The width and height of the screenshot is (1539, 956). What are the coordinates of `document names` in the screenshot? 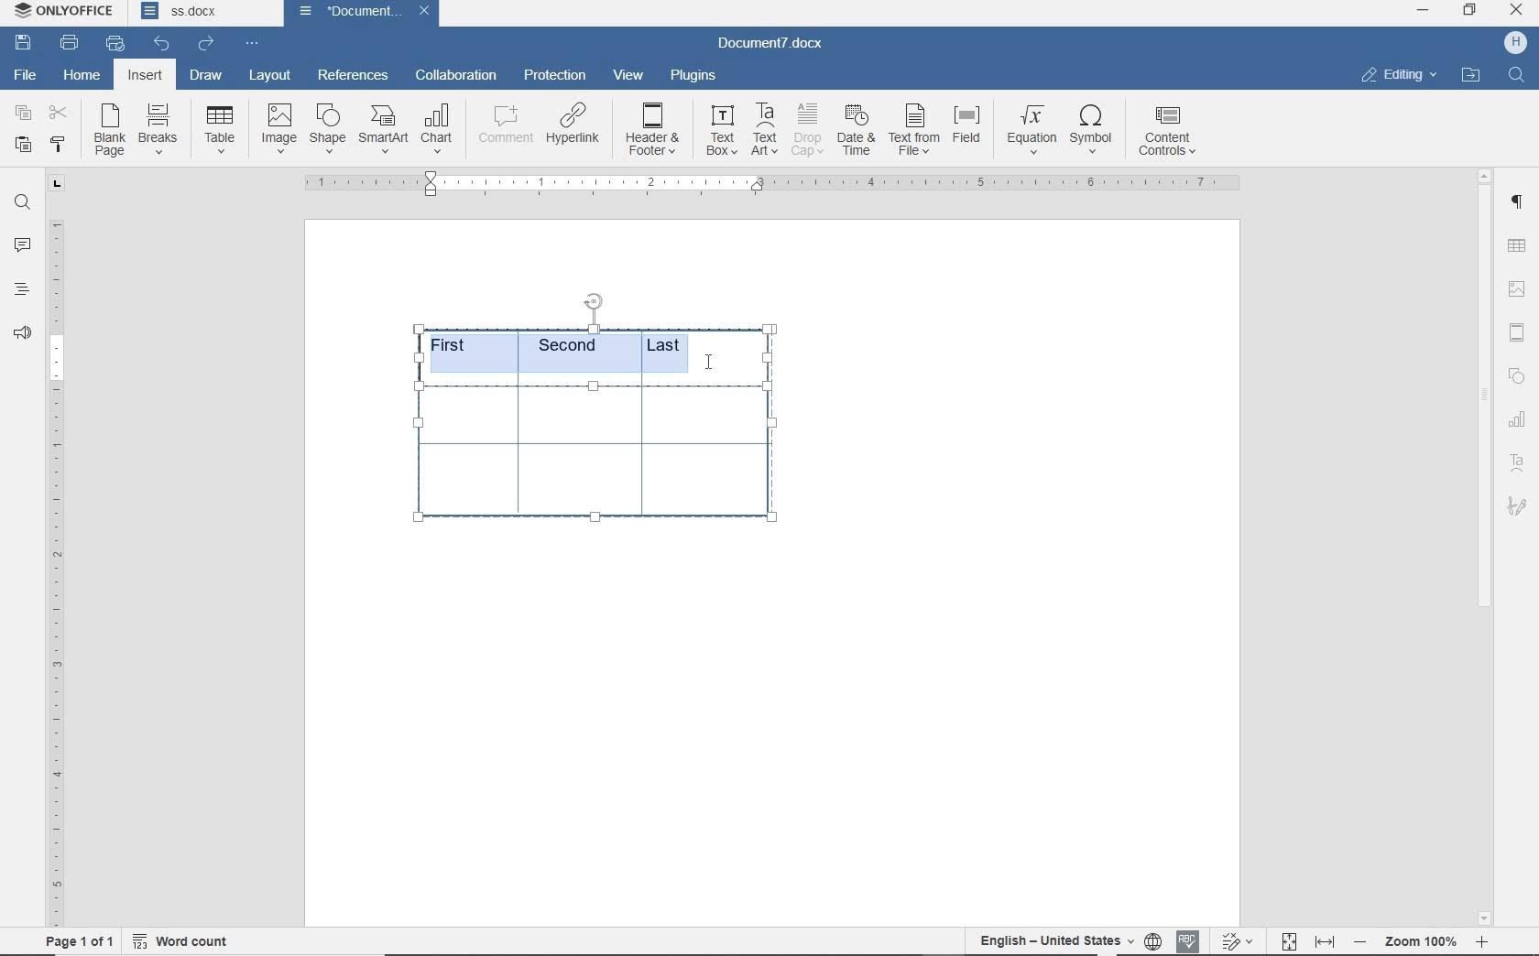 It's located at (204, 14).